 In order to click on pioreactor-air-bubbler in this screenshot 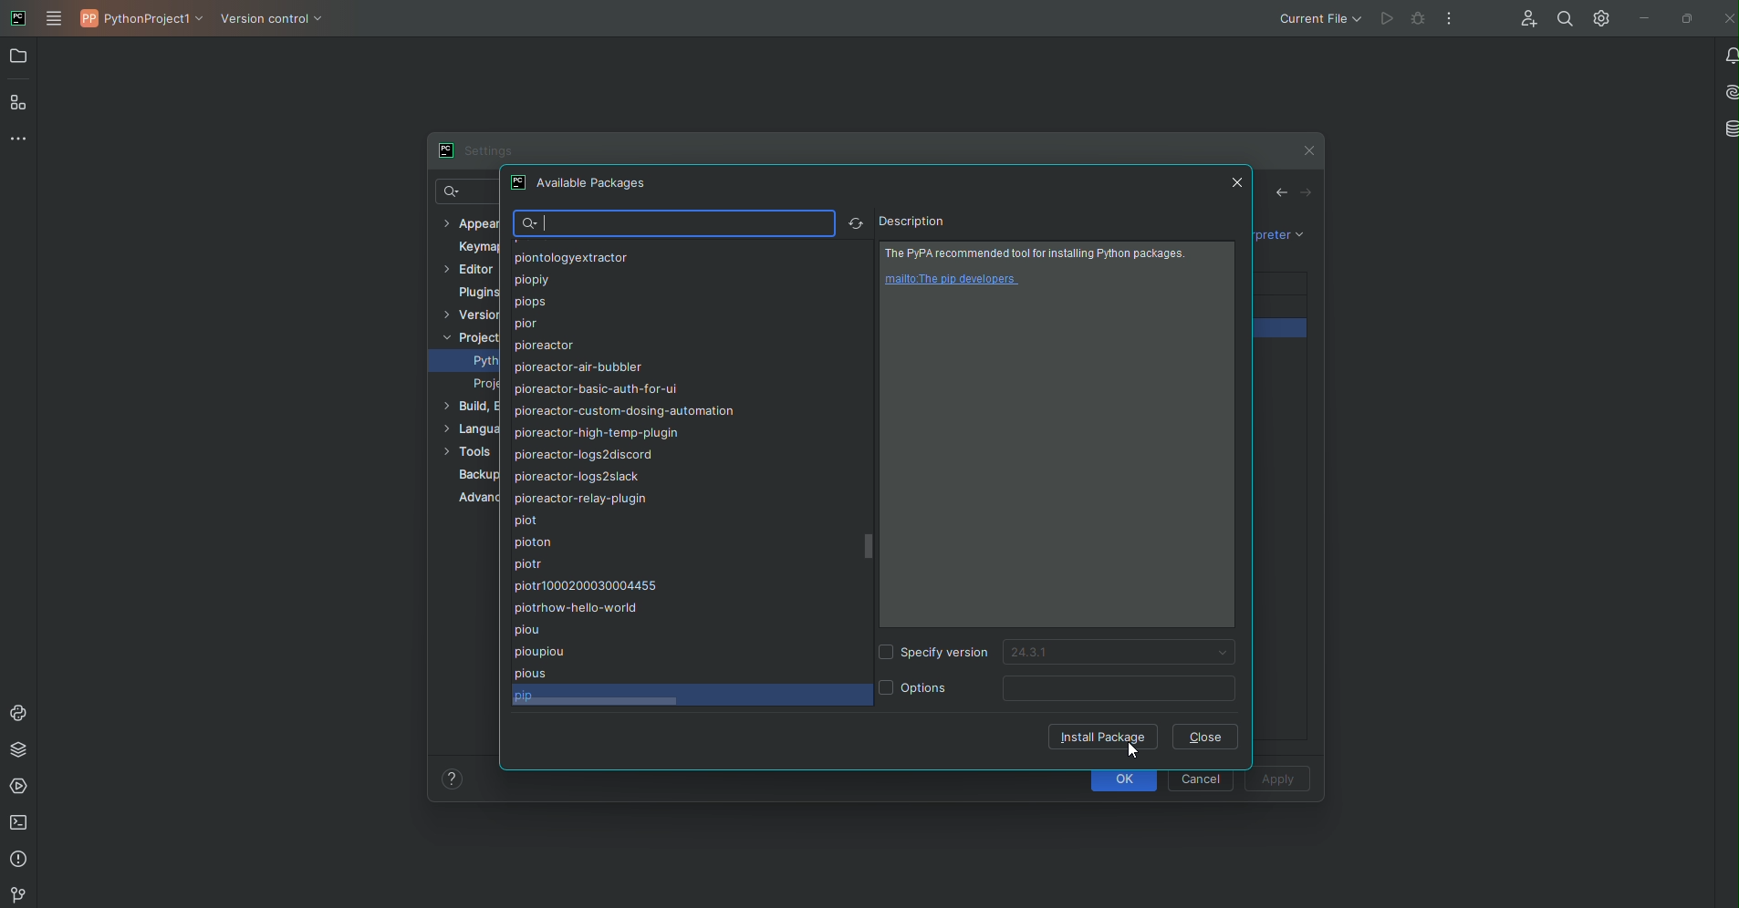, I will do `click(578, 368)`.